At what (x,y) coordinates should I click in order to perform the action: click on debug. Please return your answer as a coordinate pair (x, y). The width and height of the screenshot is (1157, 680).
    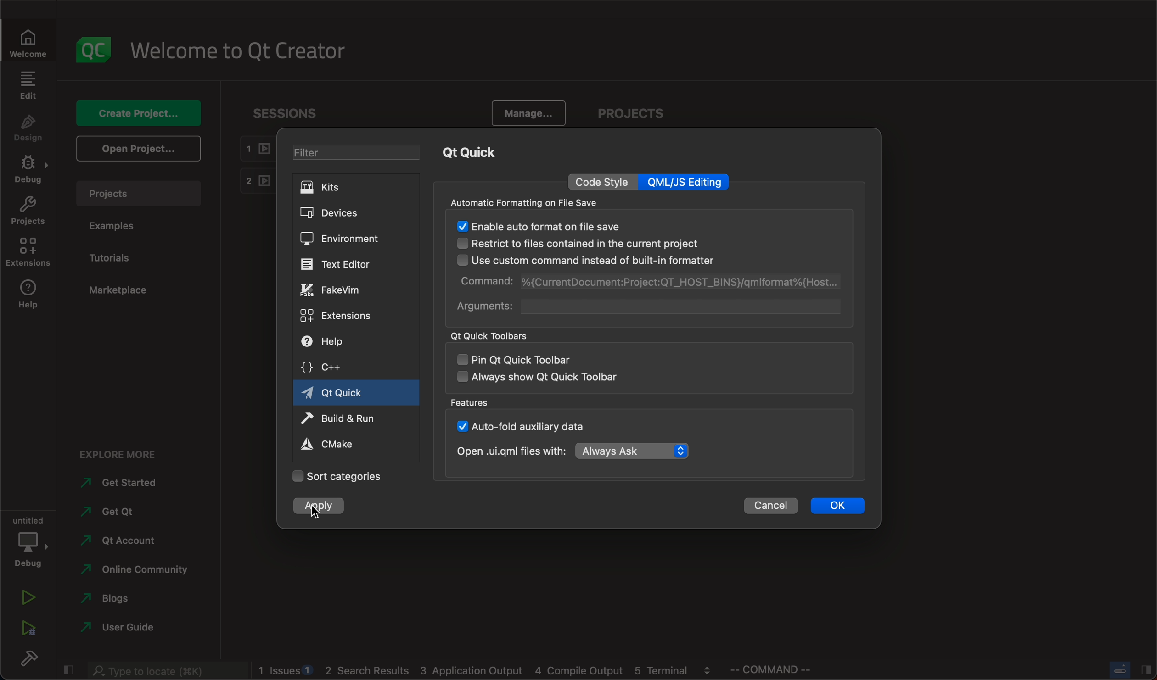
    Looking at the image, I should click on (29, 170).